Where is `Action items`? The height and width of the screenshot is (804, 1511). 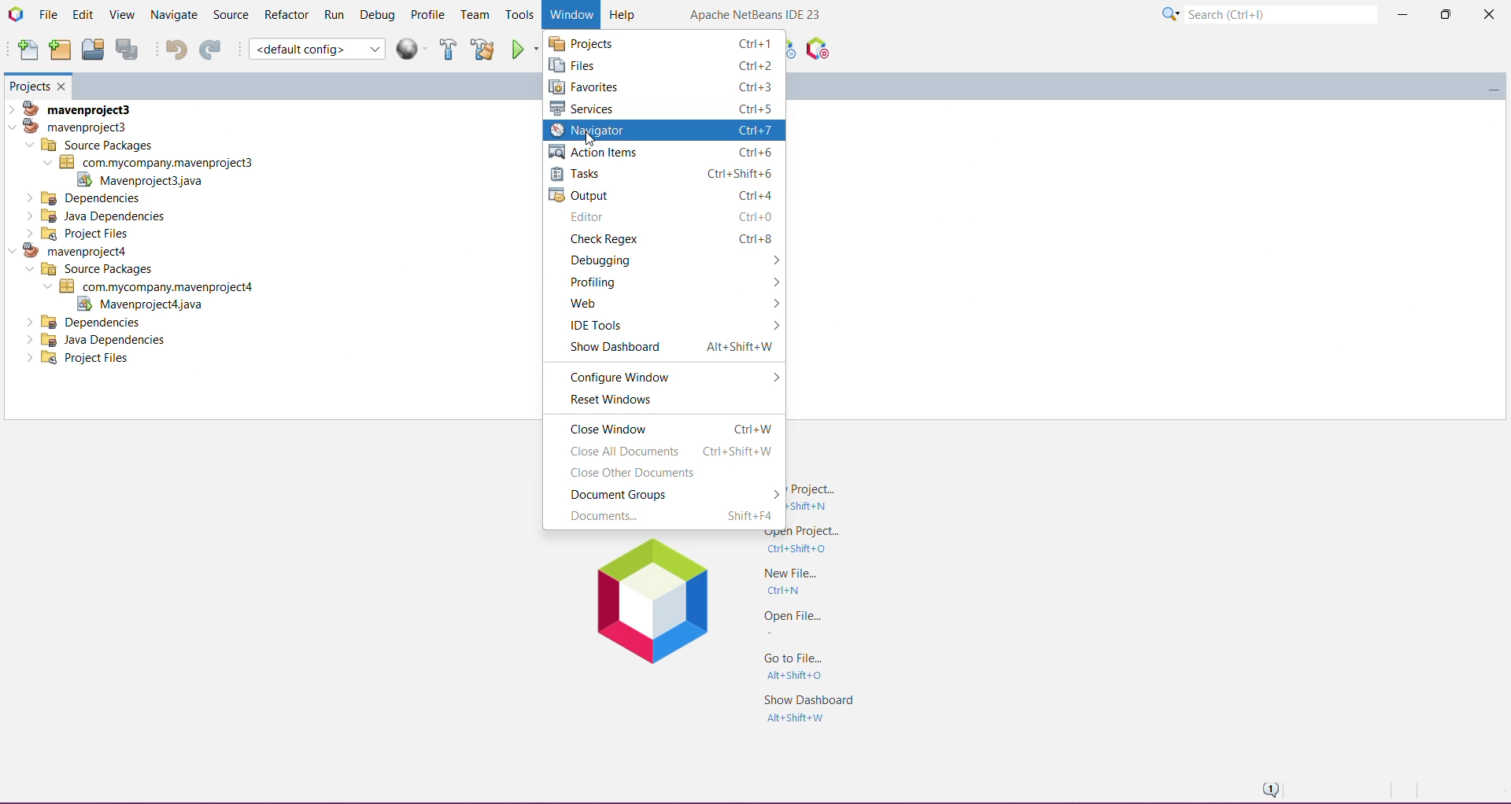
Action items is located at coordinates (665, 152).